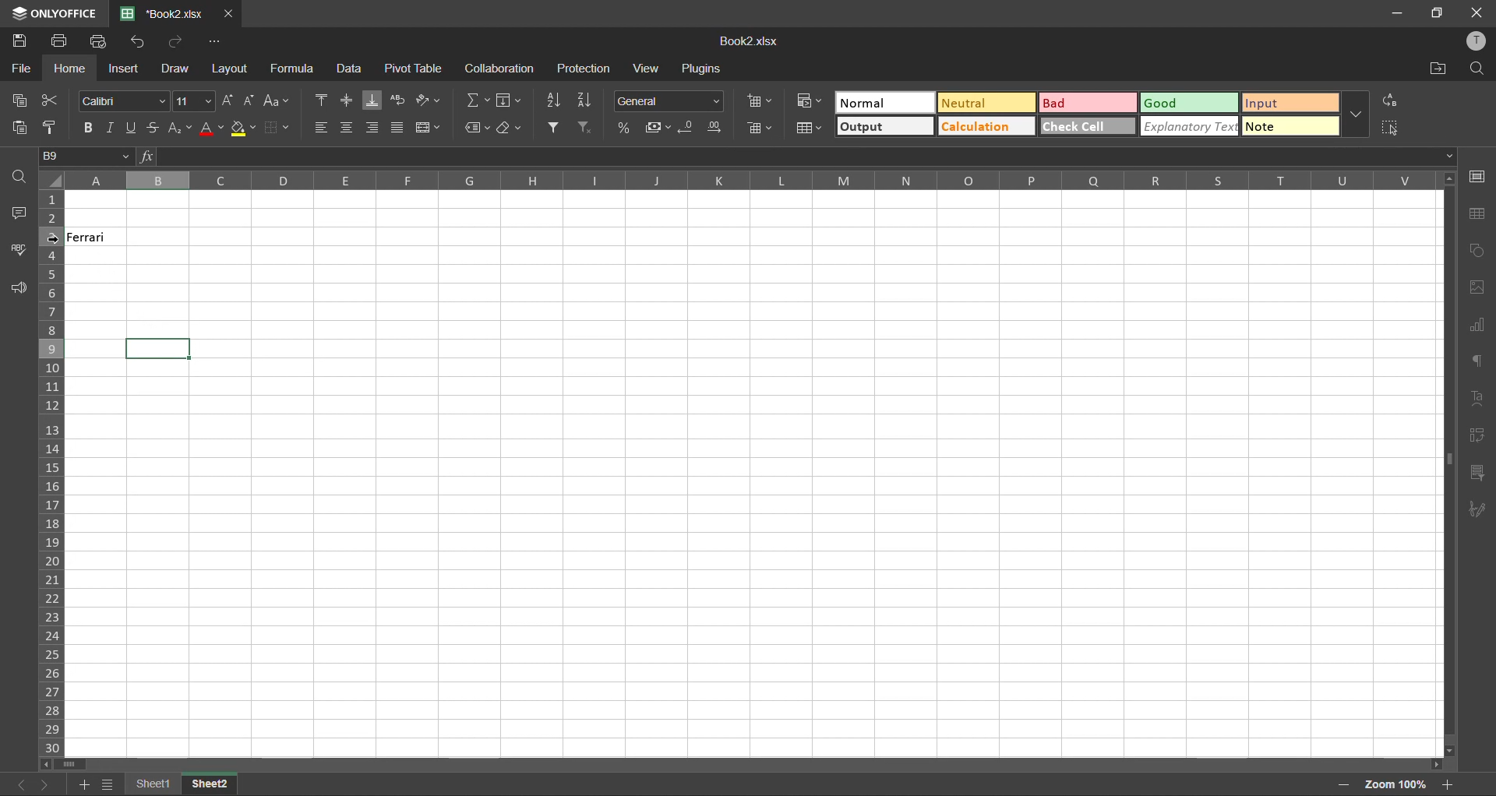 This screenshot has height=796, width=1496. What do you see at coordinates (1393, 102) in the screenshot?
I see `replace` at bounding box center [1393, 102].